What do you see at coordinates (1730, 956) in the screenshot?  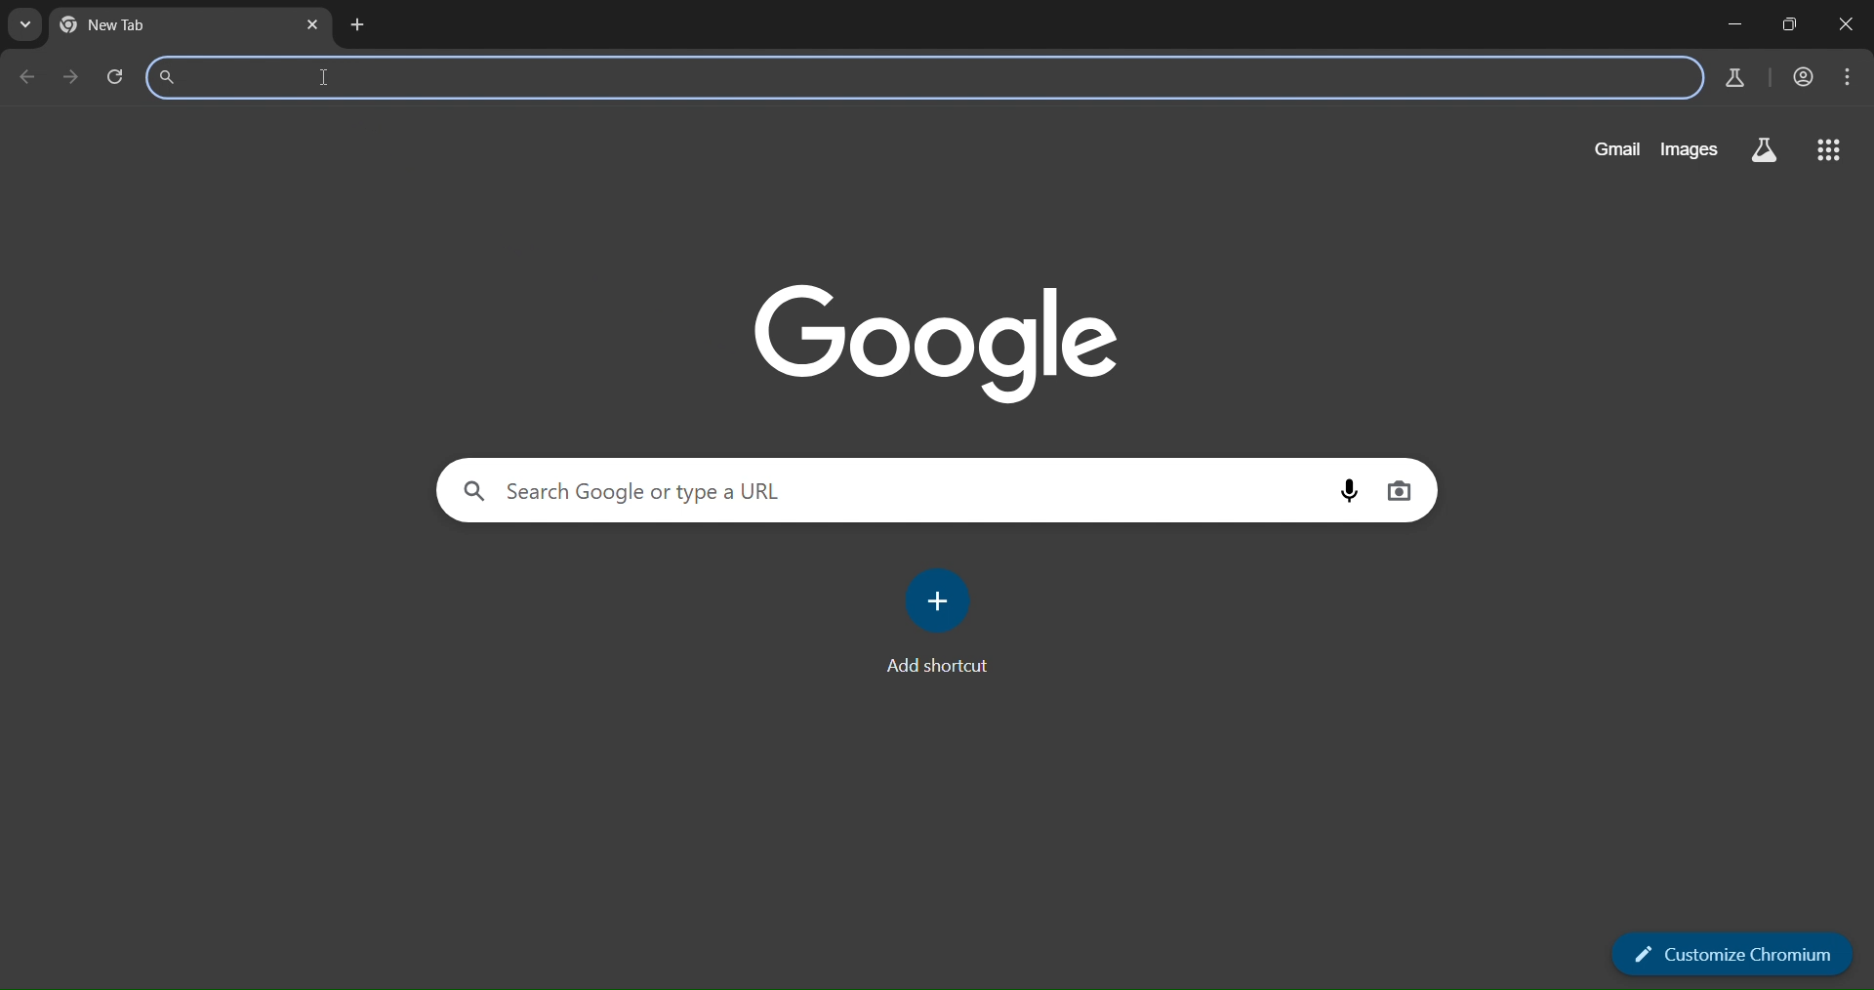 I see `customize chromium` at bounding box center [1730, 956].